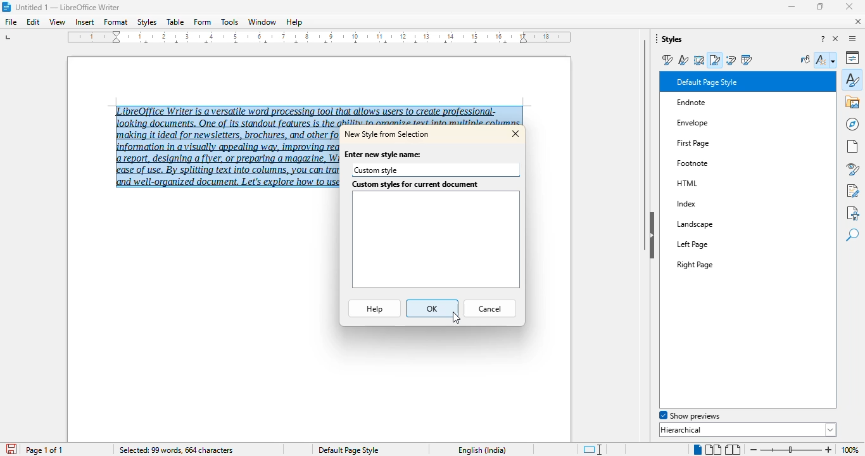 The image size is (865, 456). What do you see at coordinates (851, 190) in the screenshot?
I see `manage changes` at bounding box center [851, 190].